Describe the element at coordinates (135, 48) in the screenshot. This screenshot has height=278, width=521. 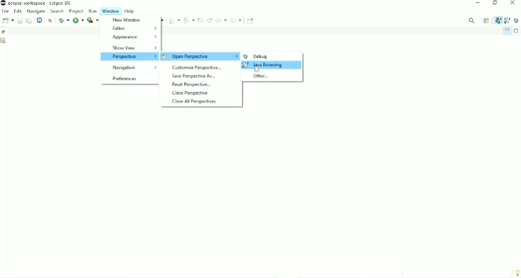
I see `Show View` at that location.